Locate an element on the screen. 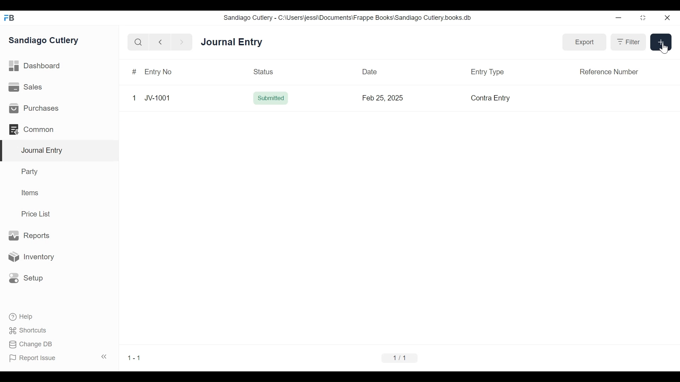 The width and height of the screenshot is (680, 382). + is located at coordinates (661, 41).